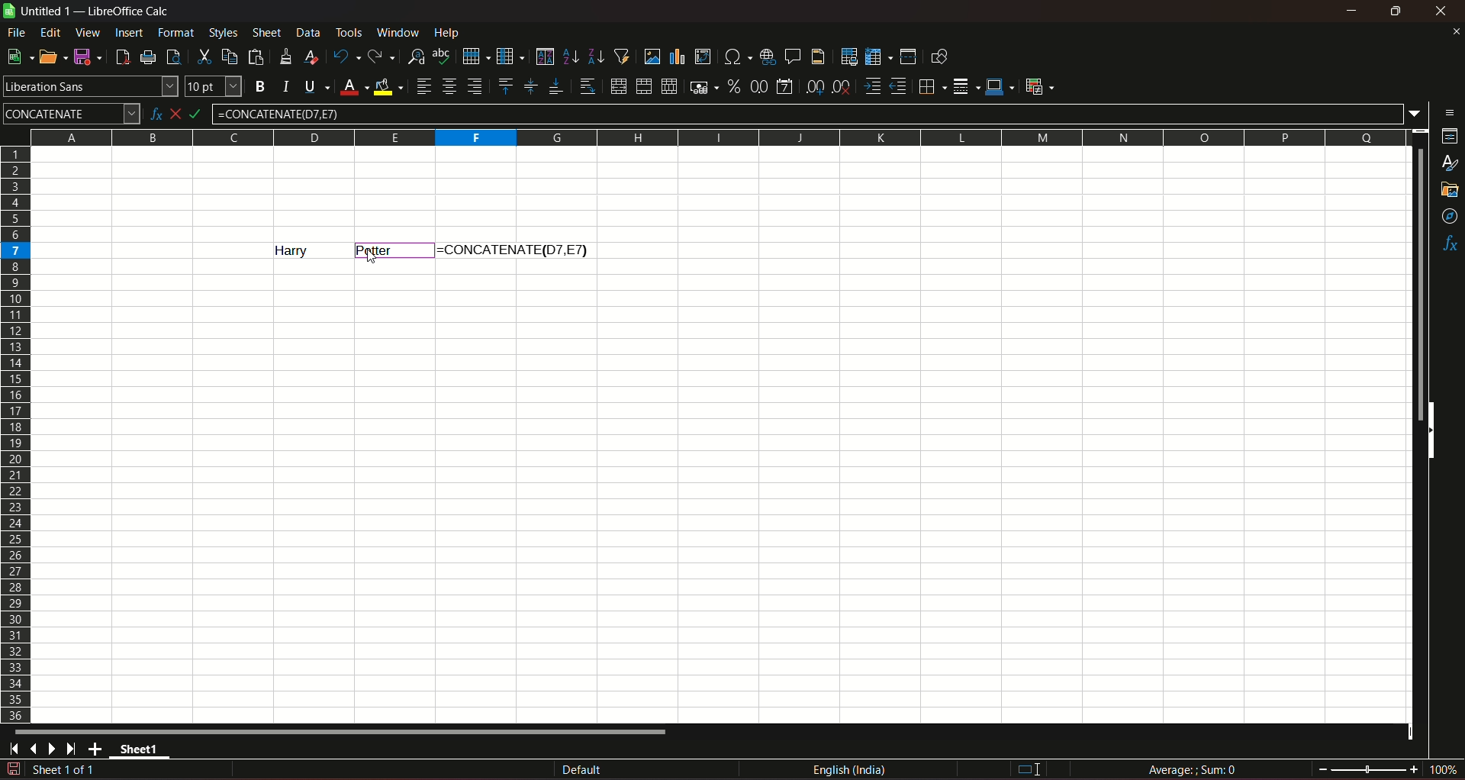 This screenshot has height=780, width=1465. I want to click on scroll to next, so click(55, 749).